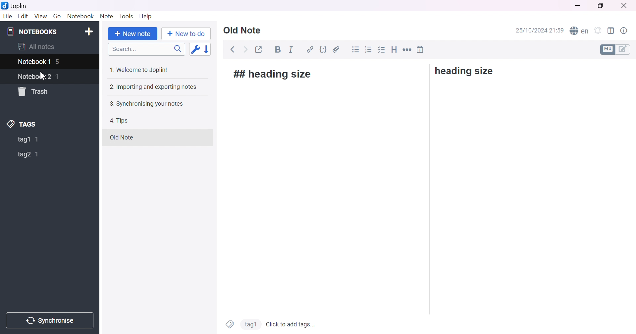 This screenshot has height=334, width=636. What do you see at coordinates (324, 51) in the screenshot?
I see `Code` at bounding box center [324, 51].